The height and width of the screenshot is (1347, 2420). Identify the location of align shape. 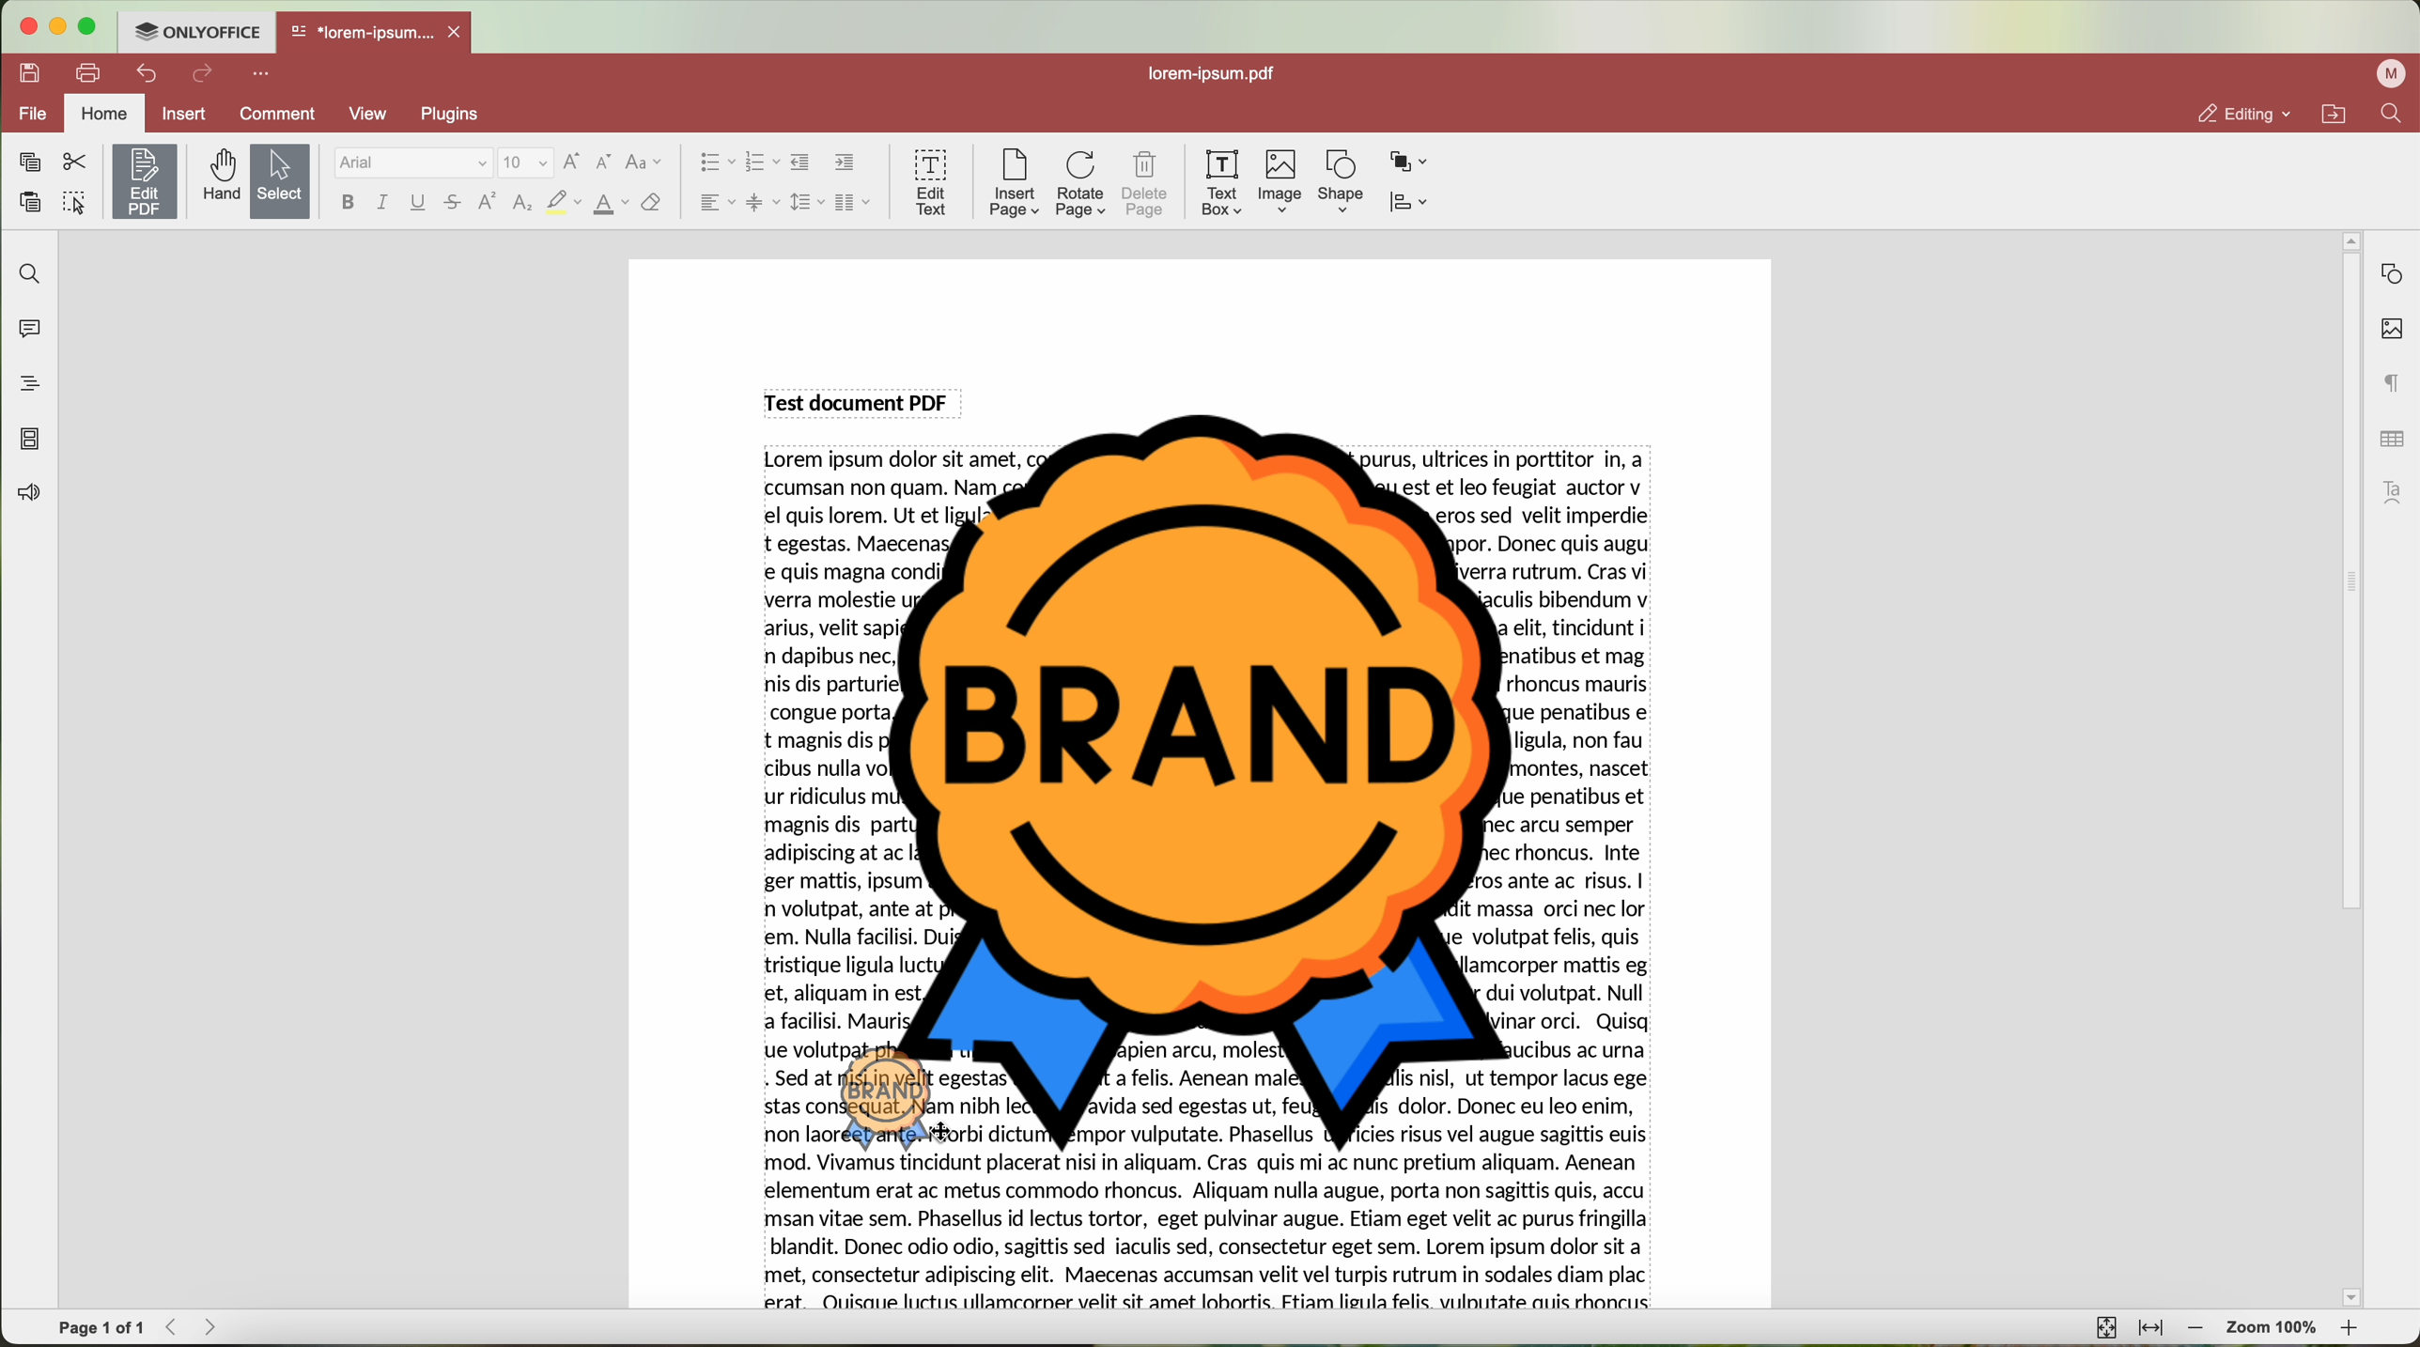
(1414, 204).